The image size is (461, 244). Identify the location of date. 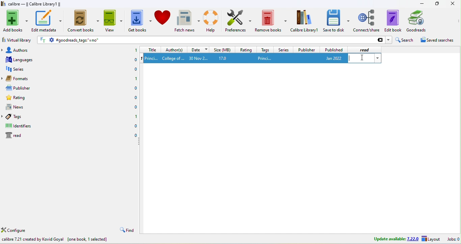
(198, 50).